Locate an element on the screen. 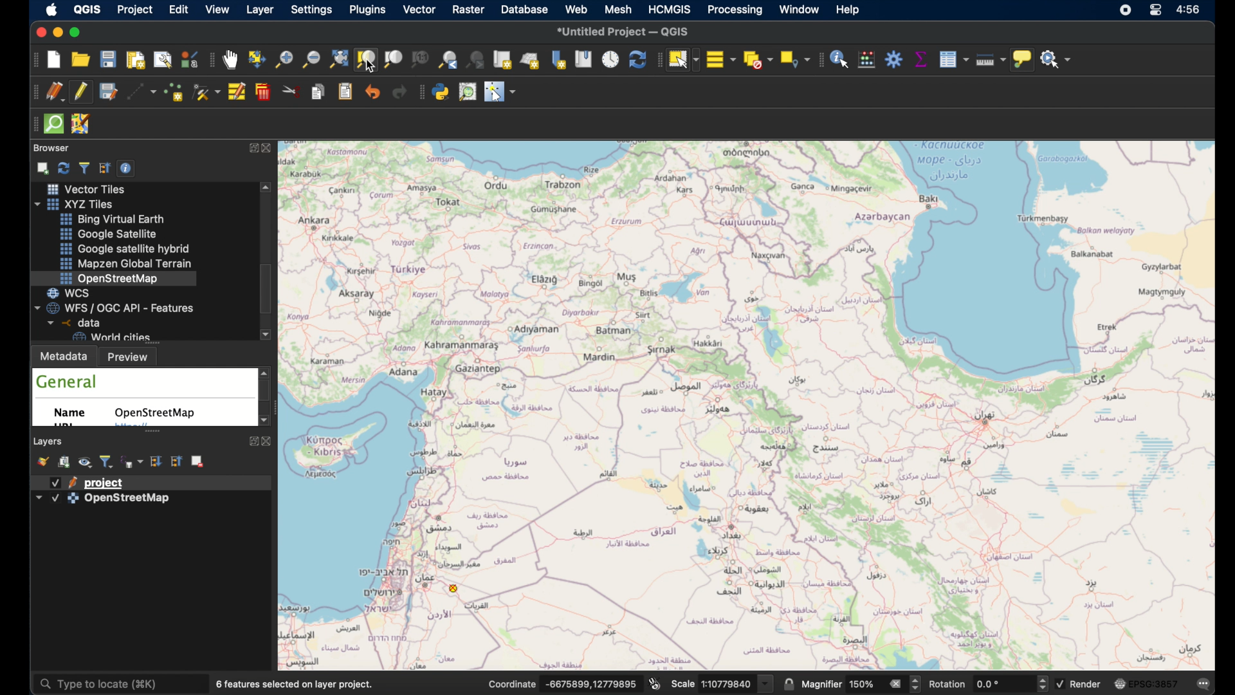  mapzen global terrain is located at coordinates (128, 264).